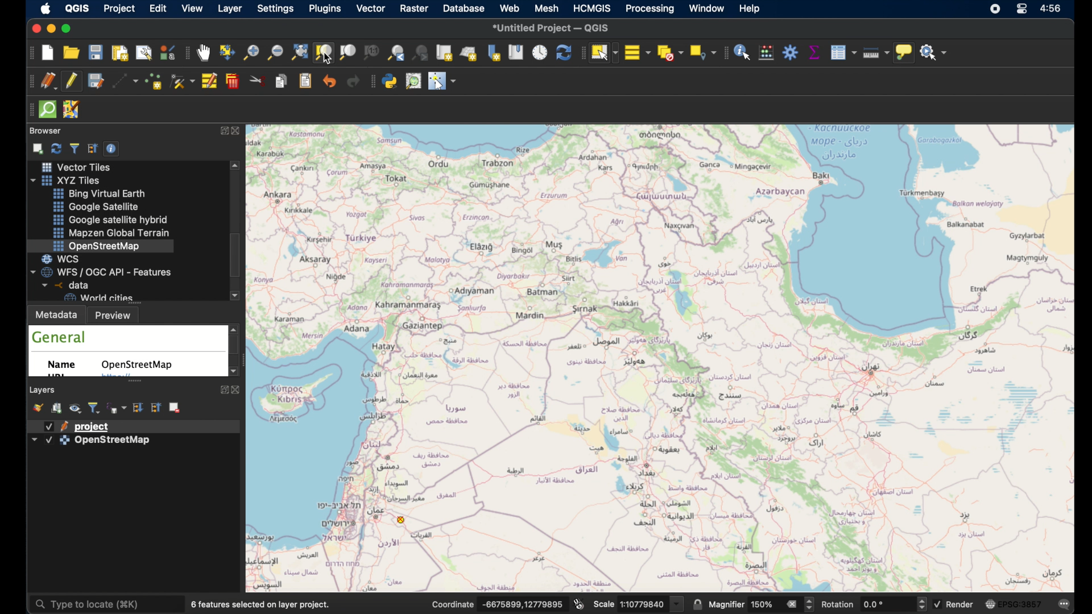 This screenshot has width=1092, height=614. What do you see at coordinates (250, 56) in the screenshot?
I see `zoom in` at bounding box center [250, 56].